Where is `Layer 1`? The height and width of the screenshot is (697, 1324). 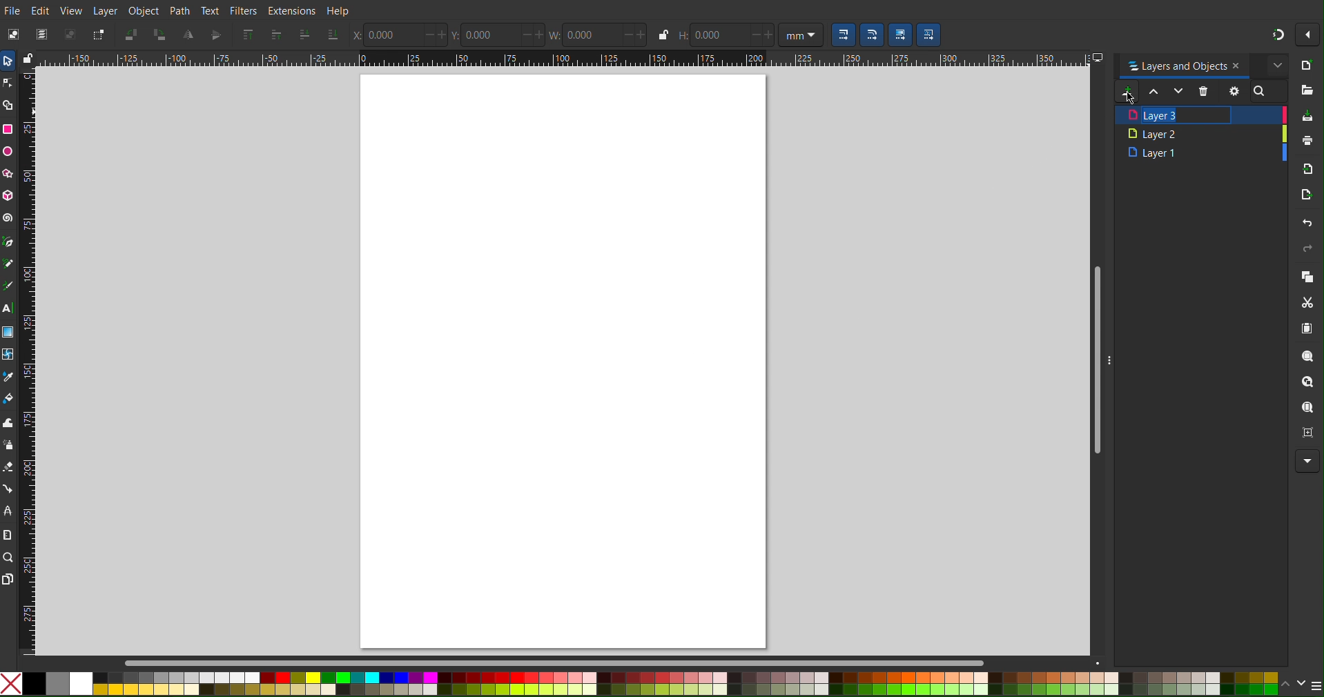
Layer 1 is located at coordinates (1198, 154).